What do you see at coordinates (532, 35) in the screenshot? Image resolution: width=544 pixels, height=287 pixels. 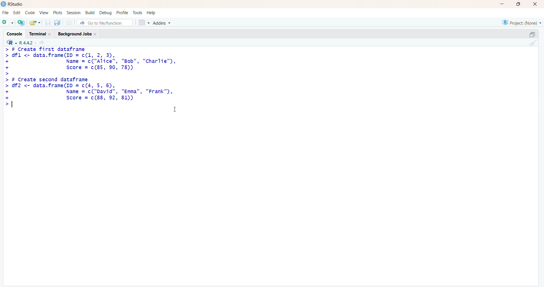 I see `minimize` at bounding box center [532, 35].